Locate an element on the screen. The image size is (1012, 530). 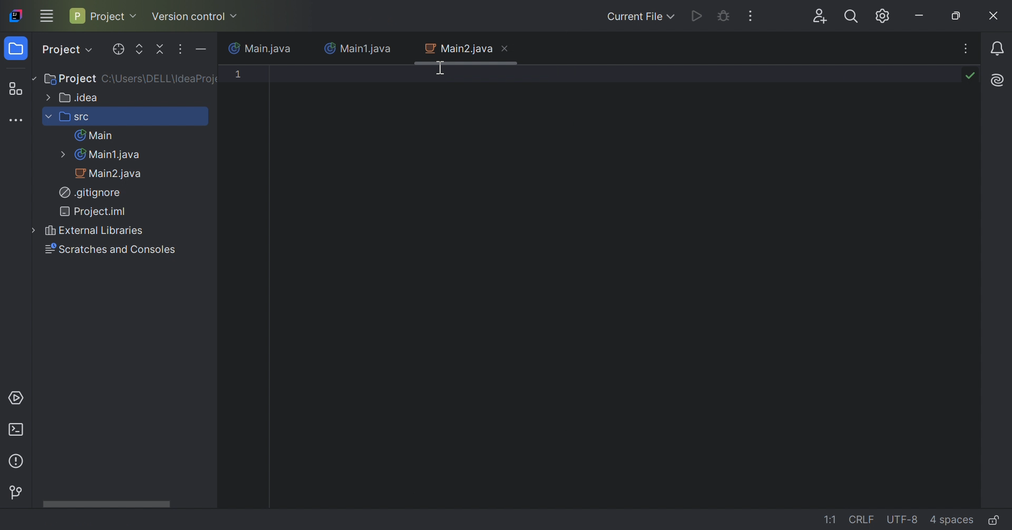
C:\Users\DELL\IdeaProject is located at coordinates (158, 80).